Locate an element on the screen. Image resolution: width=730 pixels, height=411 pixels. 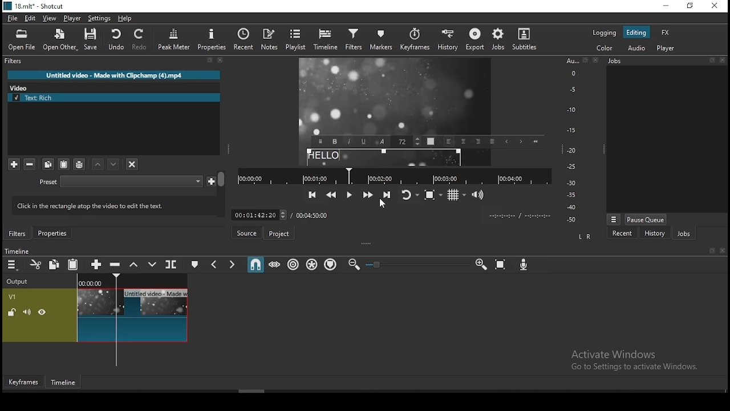
notes is located at coordinates (270, 40).